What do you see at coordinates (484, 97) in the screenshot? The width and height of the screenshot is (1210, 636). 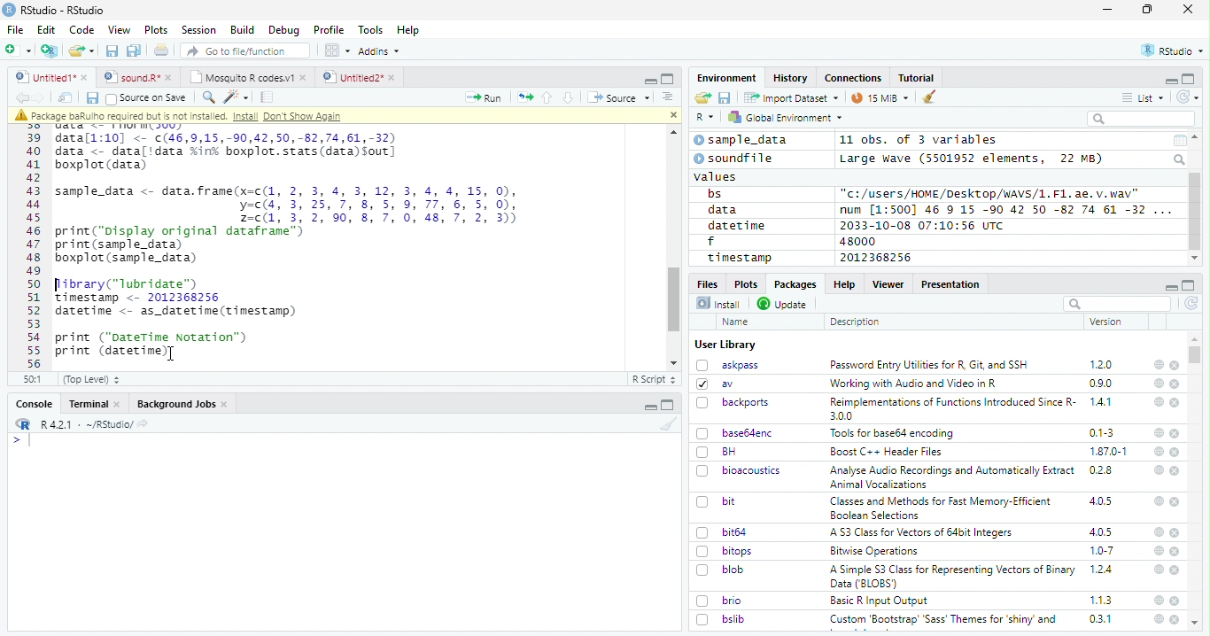 I see `Run the current line` at bounding box center [484, 97].